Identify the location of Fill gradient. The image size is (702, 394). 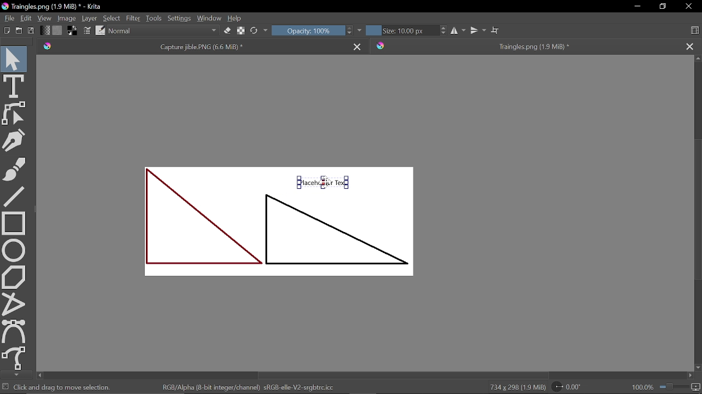
(46, 31).